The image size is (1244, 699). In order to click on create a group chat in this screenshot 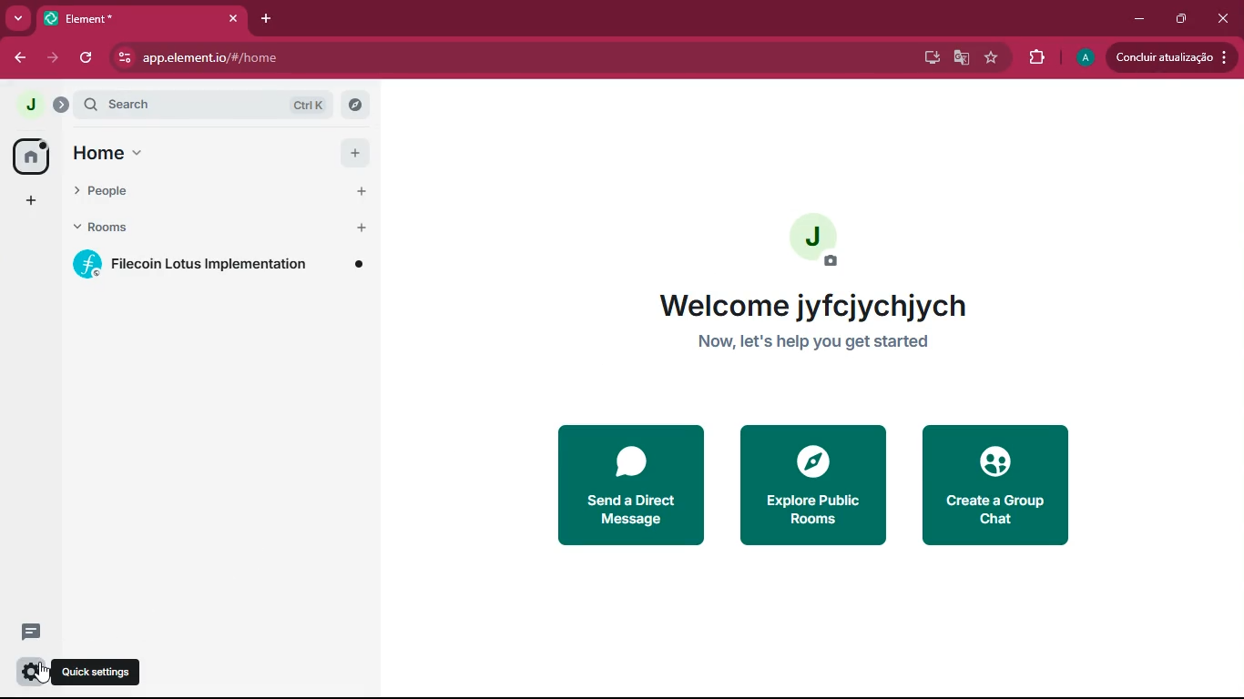, I will do `click(991, 485)`.